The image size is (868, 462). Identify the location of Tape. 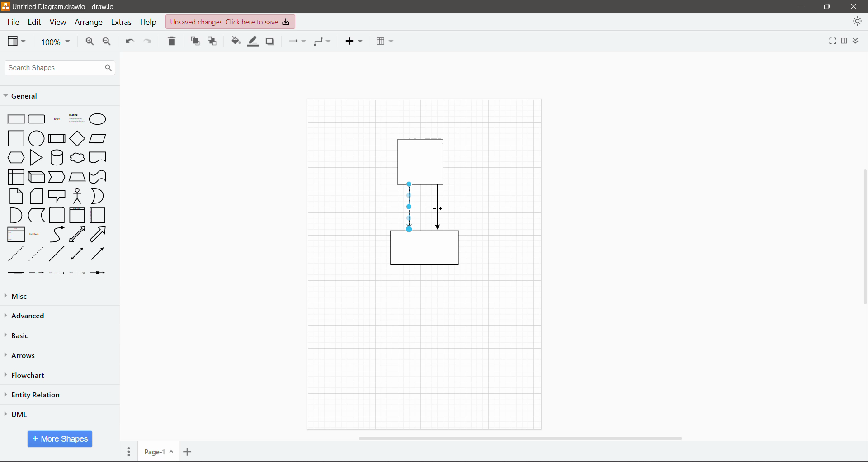
(99, 176).